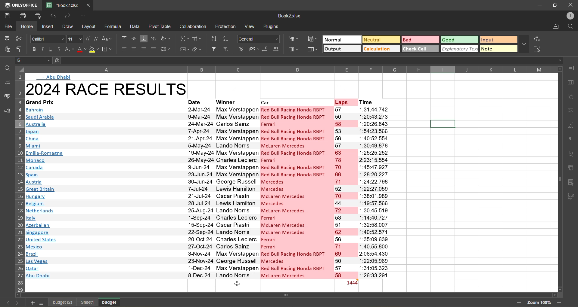 Image resolution: width=578 pixels, height=307 pixels. What do you see at coordinates (573, 183) in the screenshot?
I see `slicer` at bounding box center [573, 183].